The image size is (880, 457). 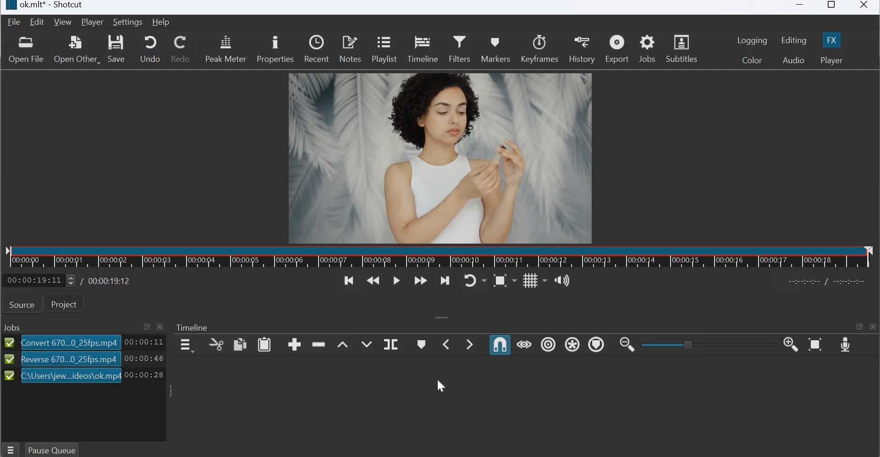 I want to click on Show the volume control, so click(x=561, y=281).